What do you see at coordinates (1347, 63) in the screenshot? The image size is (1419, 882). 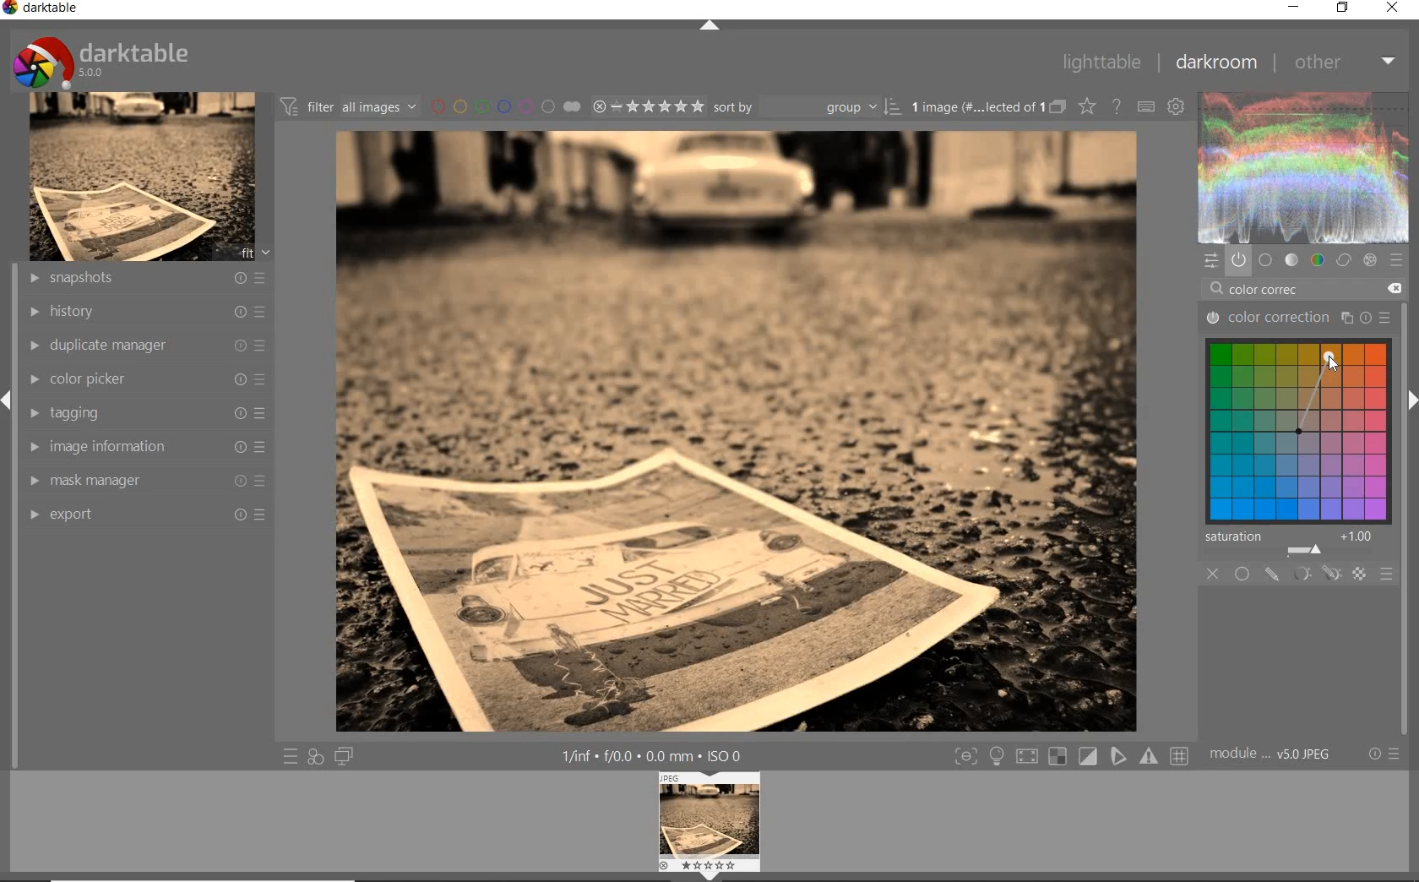 I see `other` at bounding box center [1347, 63].